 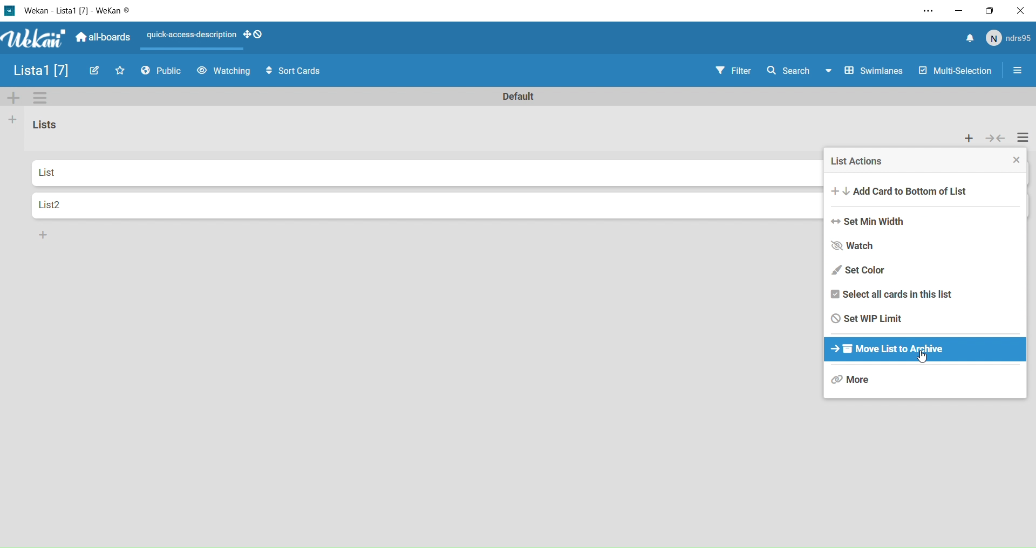 I want to click on Layout actions, so click(x=189, y=36).